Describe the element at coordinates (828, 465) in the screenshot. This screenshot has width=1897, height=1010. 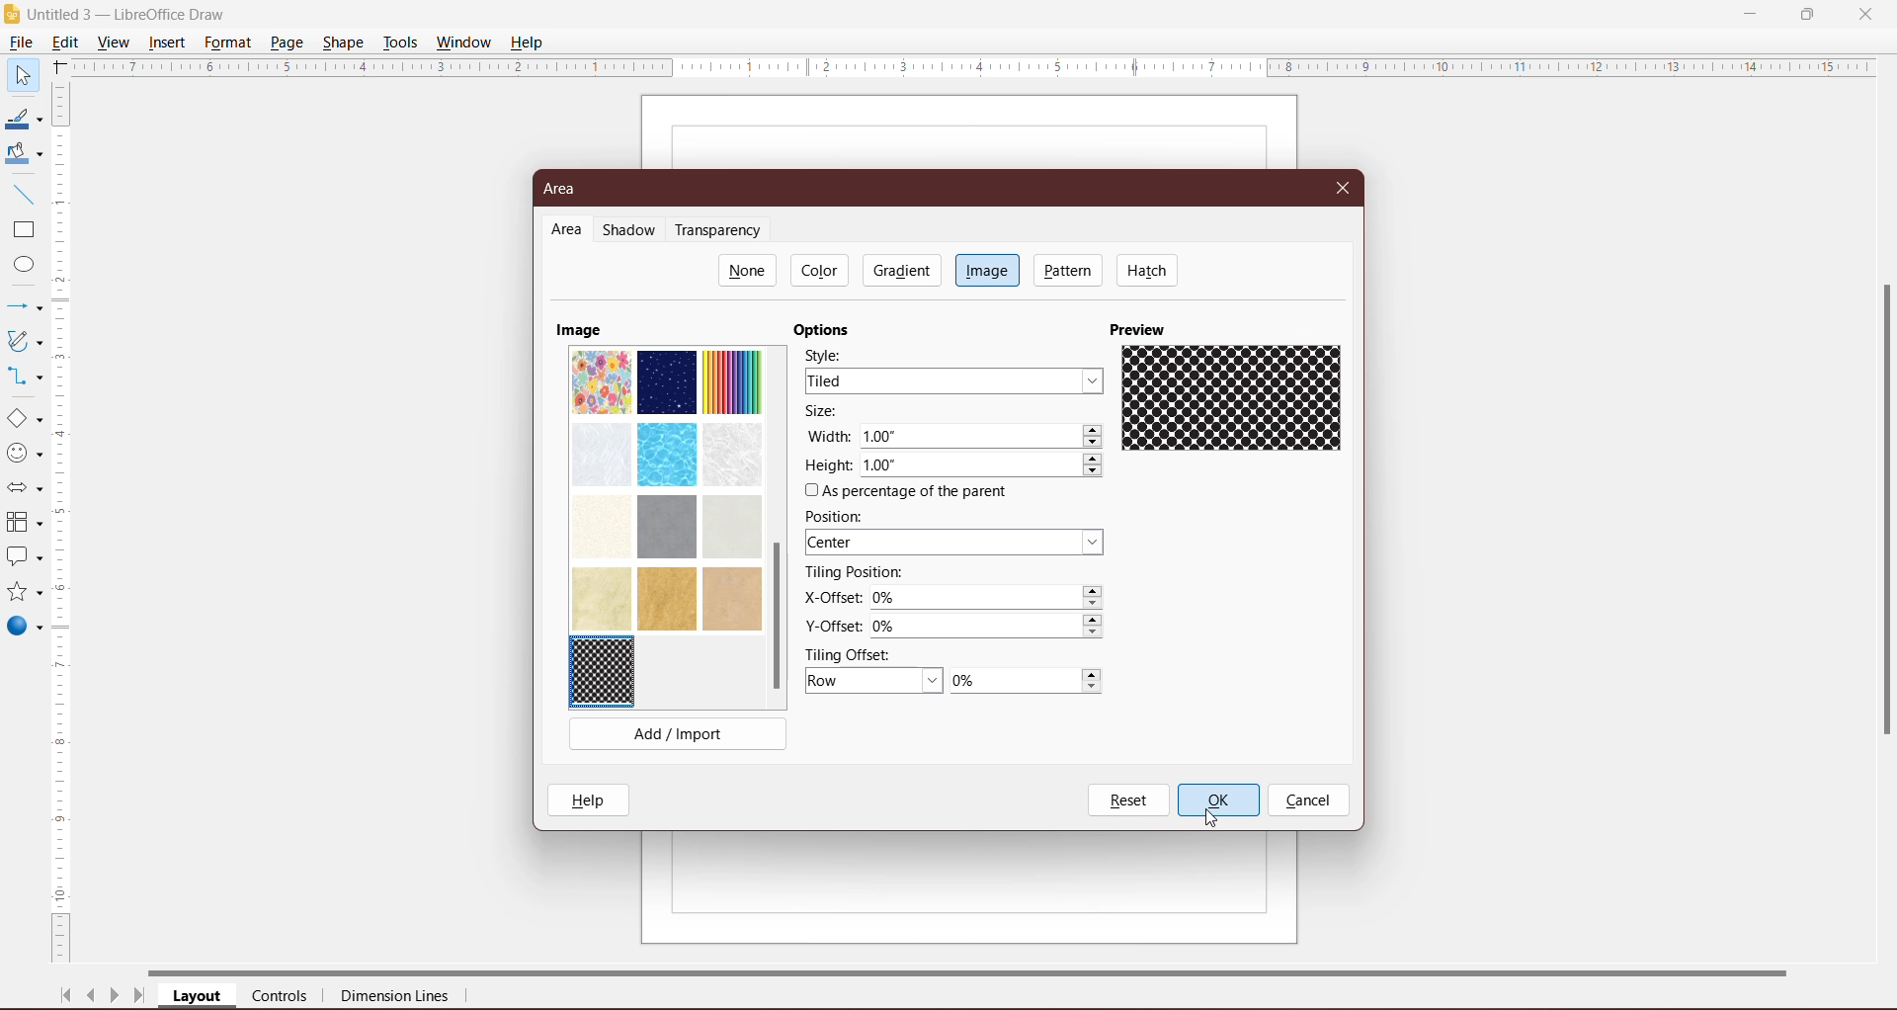
I see `Height` at that location.